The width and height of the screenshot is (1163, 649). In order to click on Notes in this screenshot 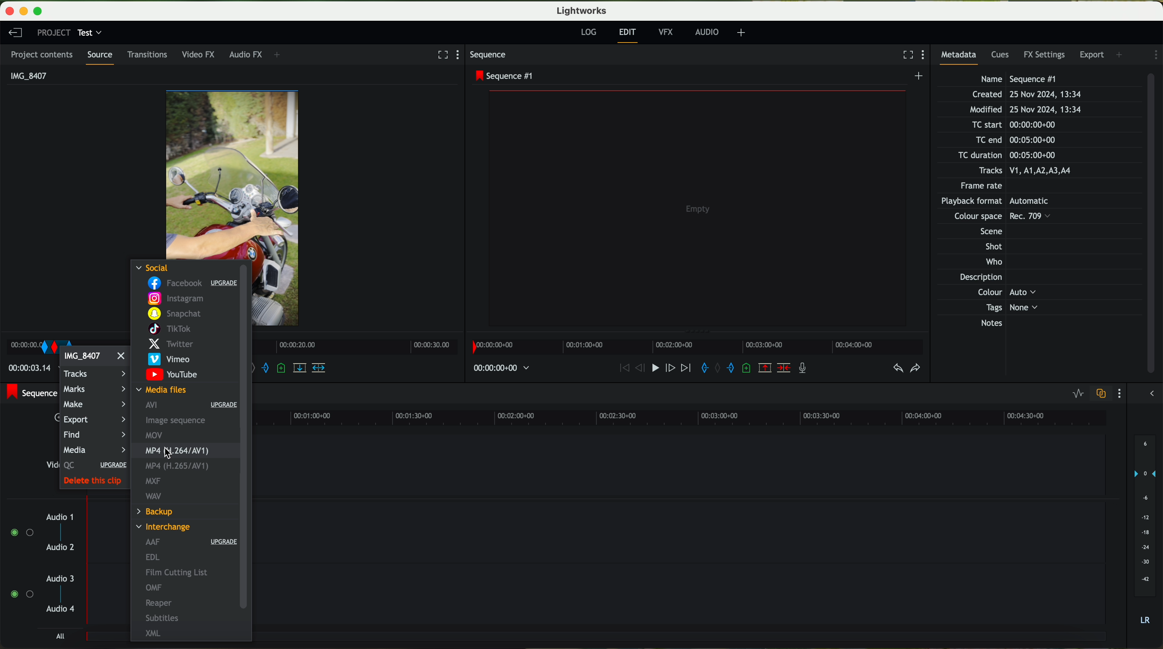, I will do `click(1003, 324)`.